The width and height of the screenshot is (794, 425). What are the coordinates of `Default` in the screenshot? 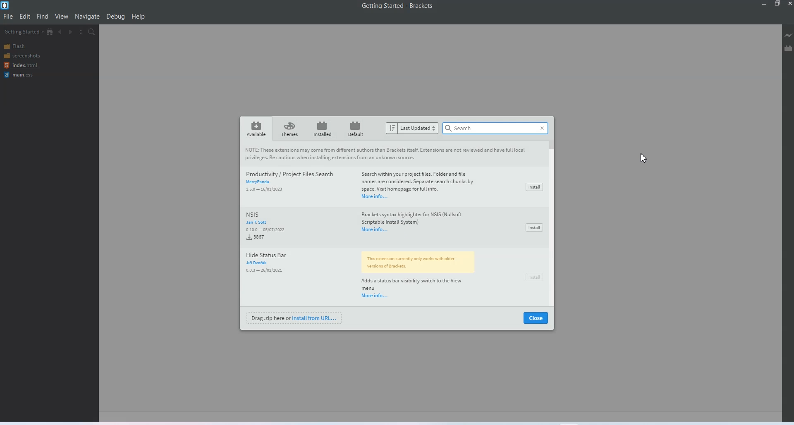 It's located at (356, 129).